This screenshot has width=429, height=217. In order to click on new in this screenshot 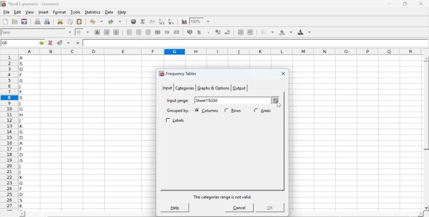, I will do `click(5, 21)`.